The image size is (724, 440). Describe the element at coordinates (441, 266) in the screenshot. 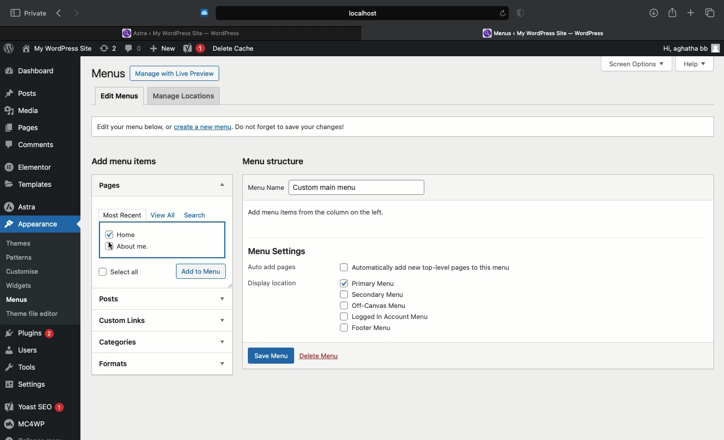

I see `Automatically add new top-level pages to this menu` at that location.